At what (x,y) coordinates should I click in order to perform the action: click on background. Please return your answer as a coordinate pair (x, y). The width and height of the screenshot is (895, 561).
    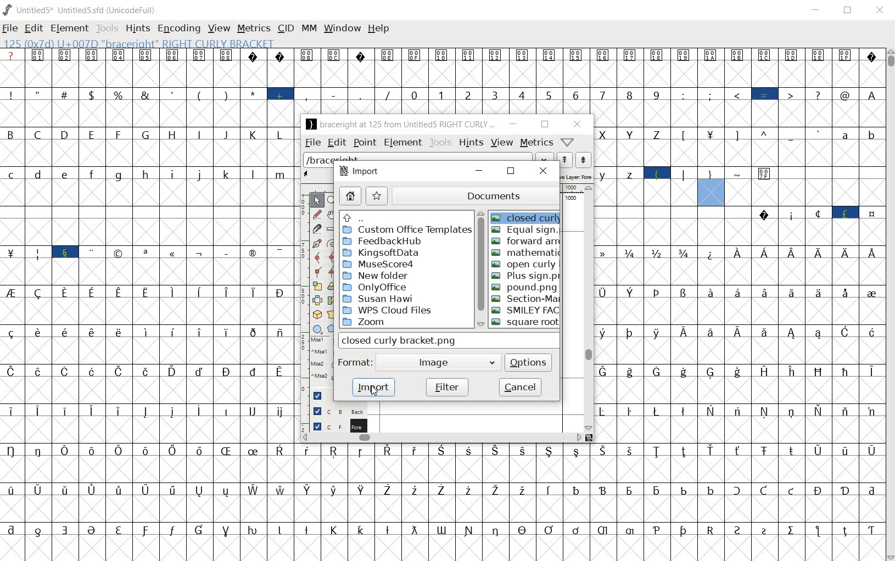
    Looking at the image, I should click on (333, 409).